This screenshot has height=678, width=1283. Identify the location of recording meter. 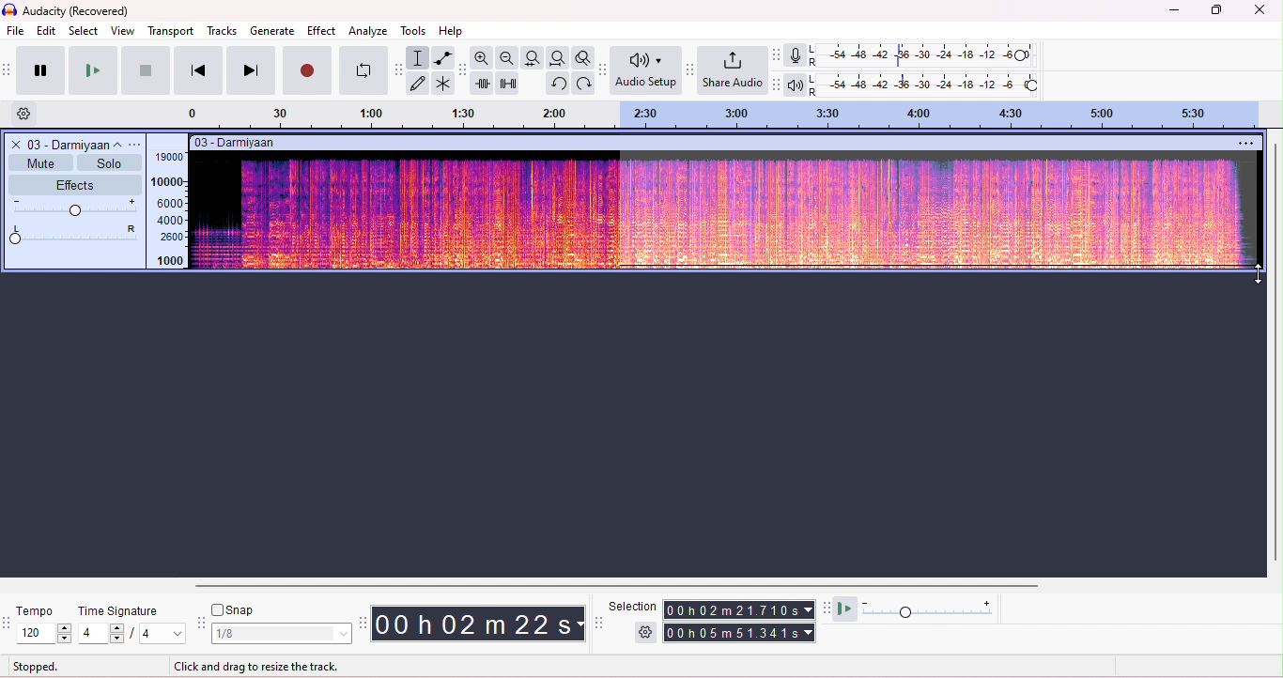
(796, 55).